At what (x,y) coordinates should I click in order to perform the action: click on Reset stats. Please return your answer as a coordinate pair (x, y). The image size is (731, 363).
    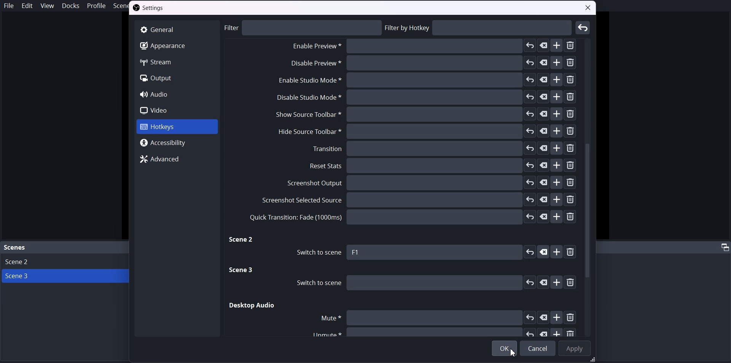
    Looking at the image, I should click on (444, 166).